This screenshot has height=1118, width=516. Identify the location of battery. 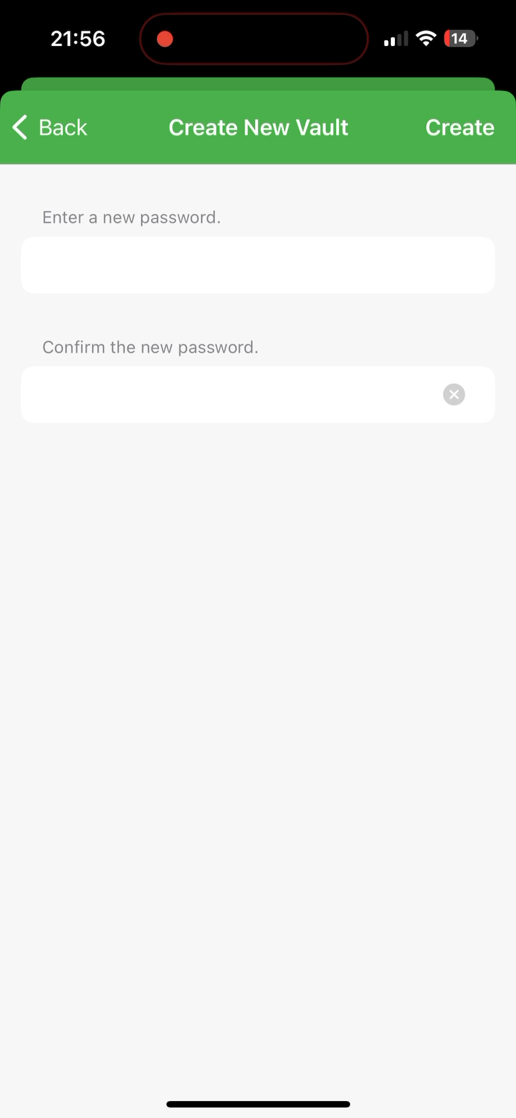
(461, 40).